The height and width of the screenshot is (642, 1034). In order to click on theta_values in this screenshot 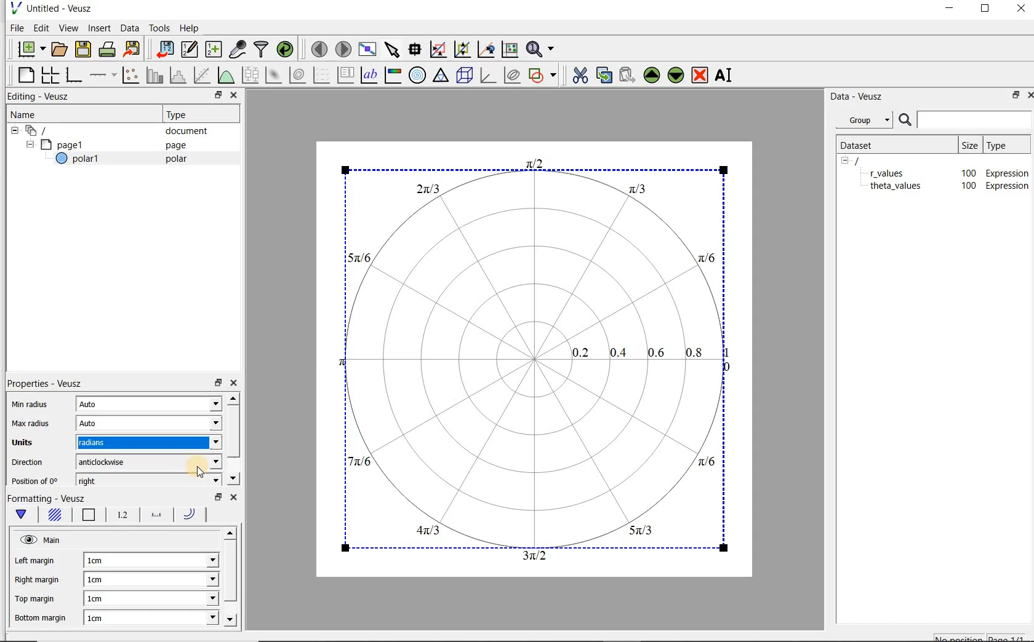, I will do `click(897, 173)`.